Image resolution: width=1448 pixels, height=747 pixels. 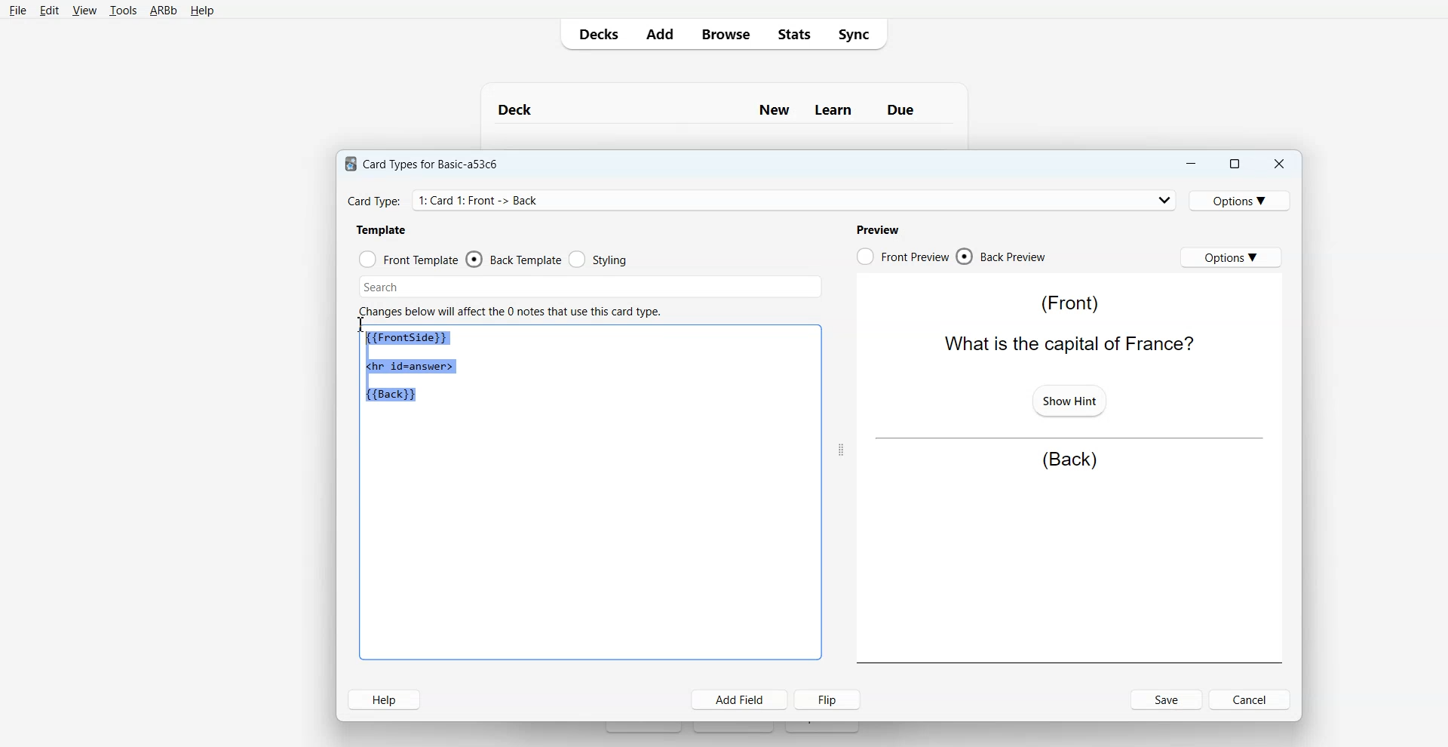 I want to click on Front Preview, so click(x=902, y=257).